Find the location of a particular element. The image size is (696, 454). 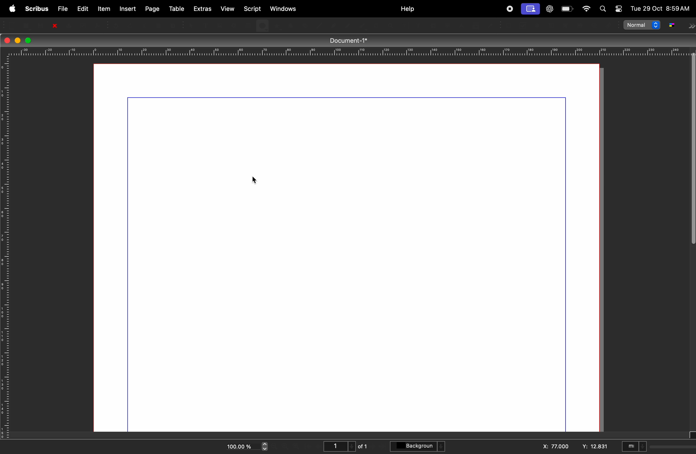

PDF push button is located at coordinates (511, 26).